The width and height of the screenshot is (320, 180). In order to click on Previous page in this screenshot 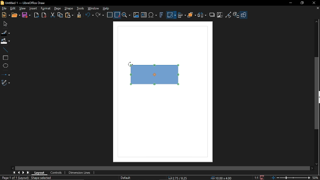, I will do `click(18, 173)`.